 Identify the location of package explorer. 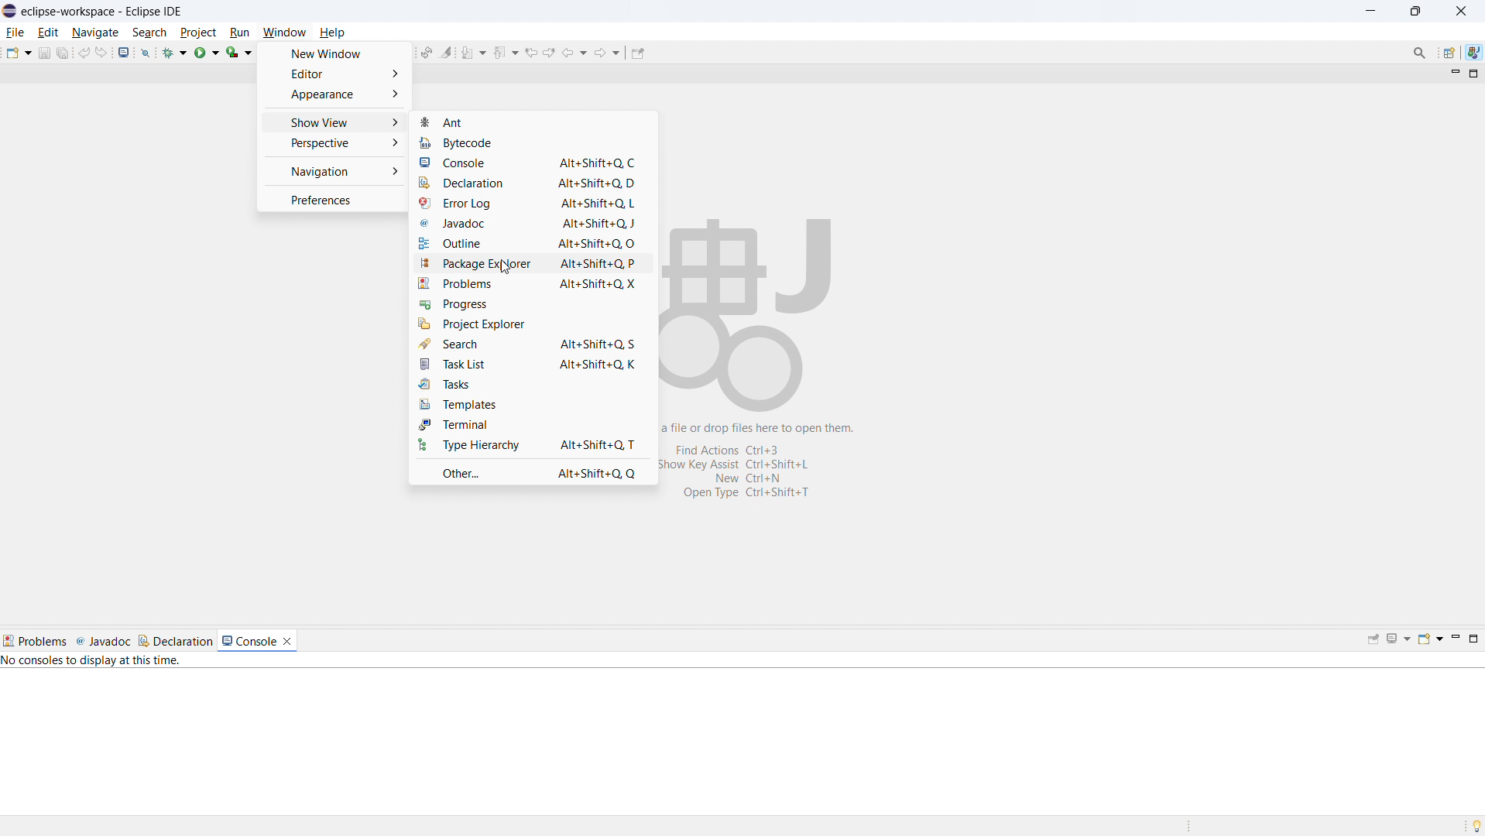
(530, 264).